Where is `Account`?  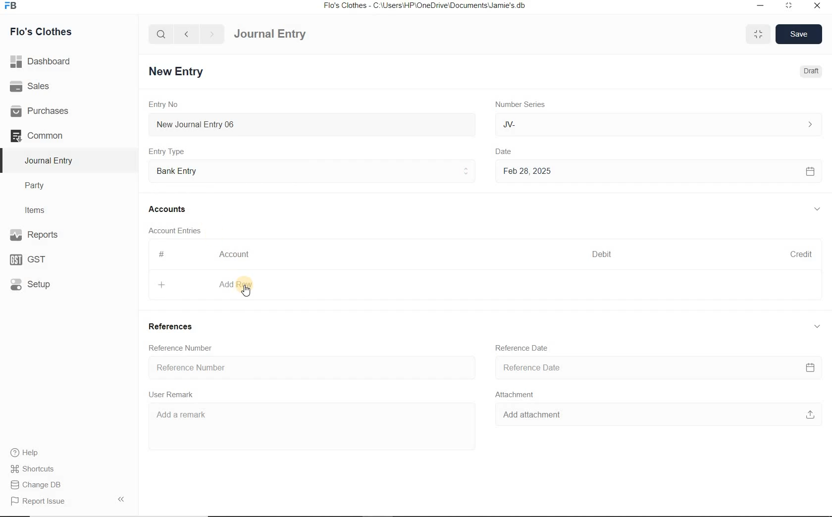 Account is located at coordinates (237, 255).